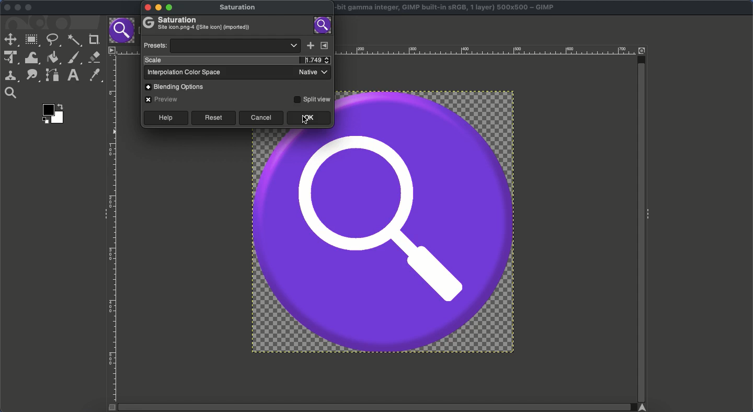 This screenshot has width=753, height=412. What do you see at coordinates (53, 41) in the screenshot?
I see `Freeform selector` at bounding box center [53, 41].